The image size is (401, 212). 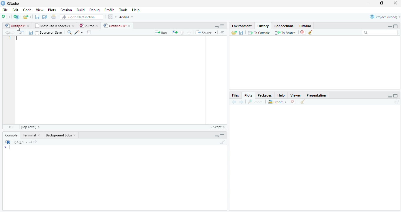 What do you see at coordinates (283, 96) in the screenshot?
I see `Help ` at bounding box center [283, 96].